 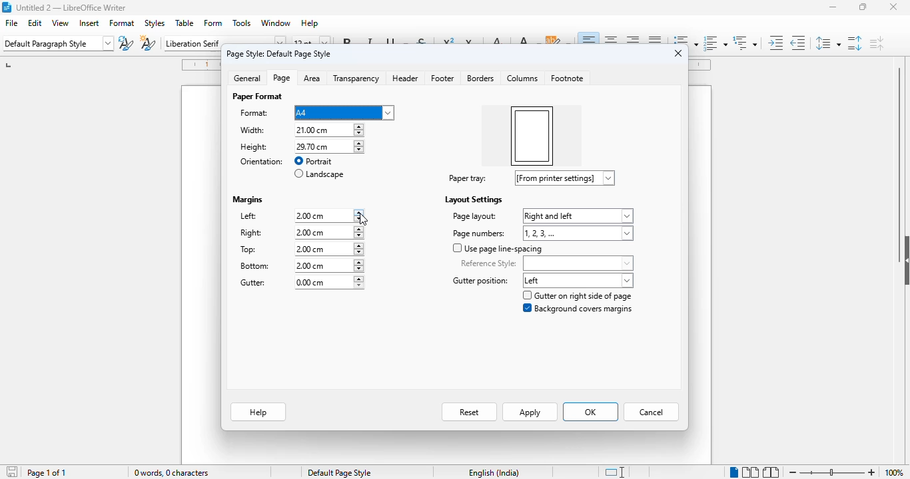 What do you see at coordinates (248, 249) in the screenshot?
I see `top: ` at bounding box center [248, 249].